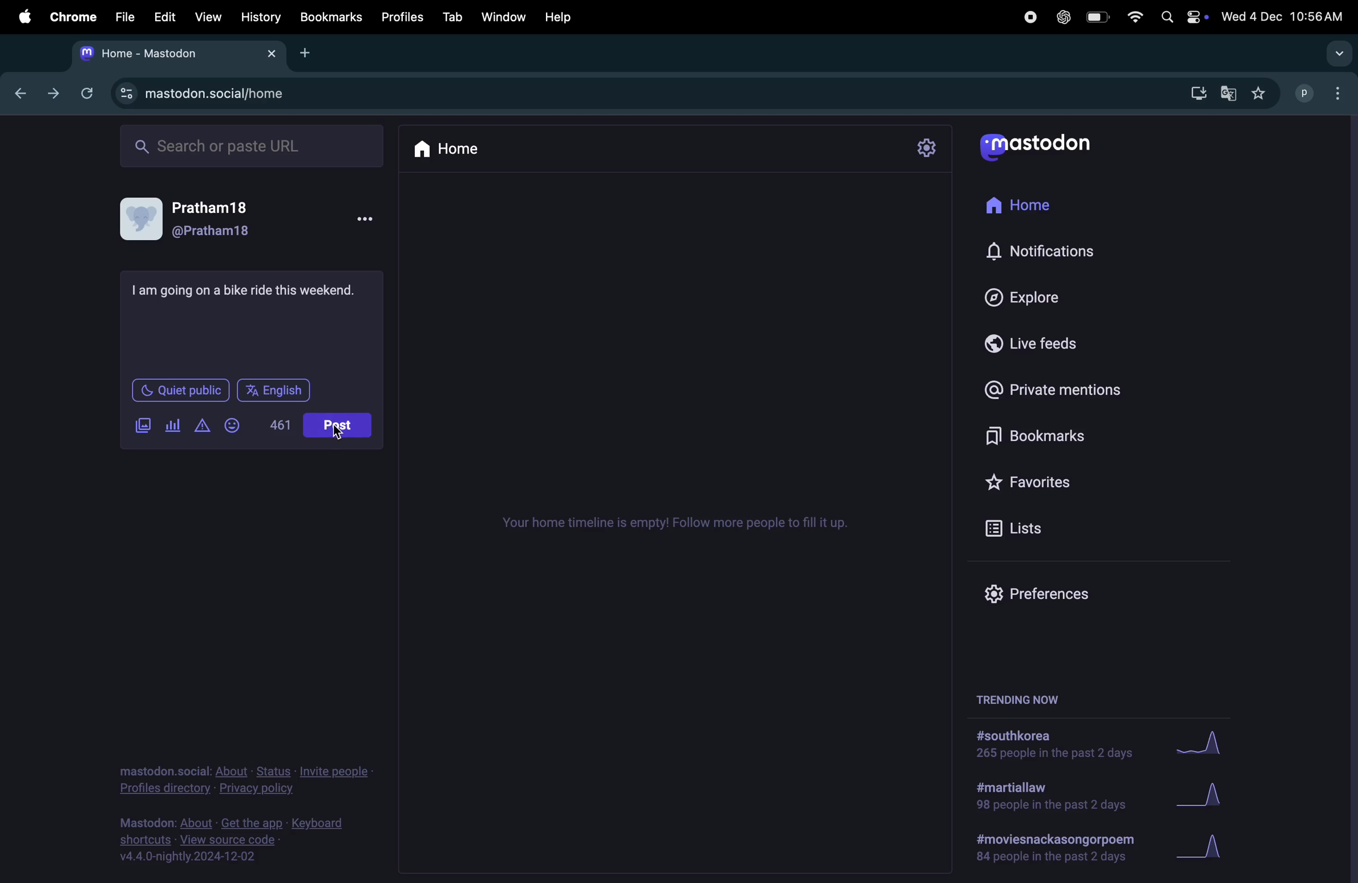  Describe the element at coordinates (255, 289) in the screenshot. I see `` at that location.